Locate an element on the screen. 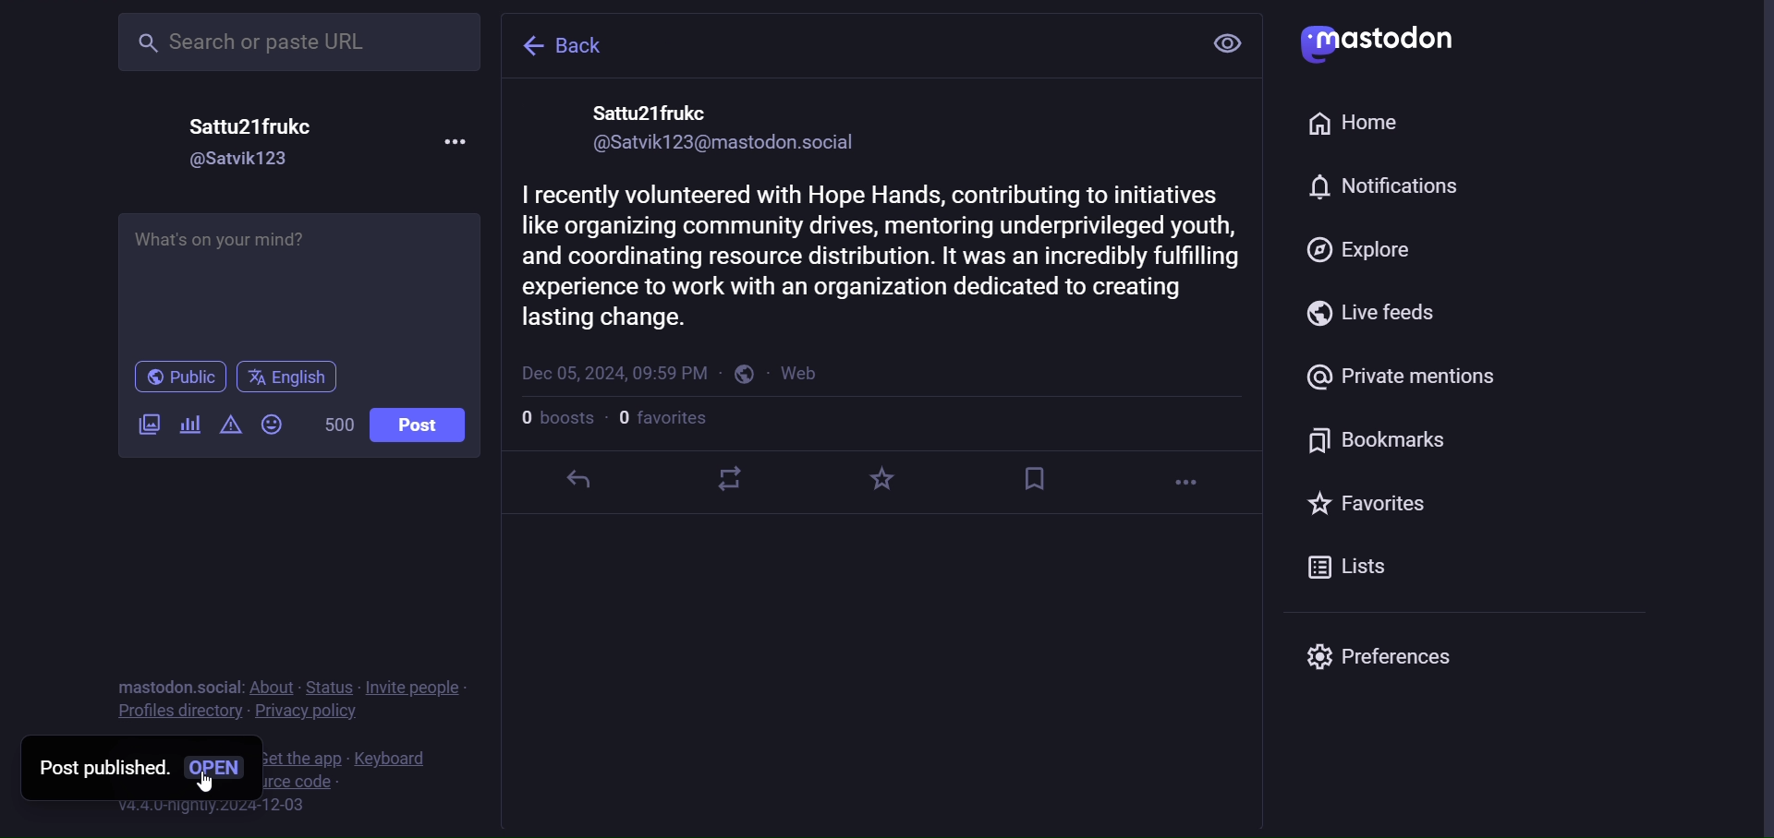 The image size is (1774, 838). name is located at coordinates (654, 113).